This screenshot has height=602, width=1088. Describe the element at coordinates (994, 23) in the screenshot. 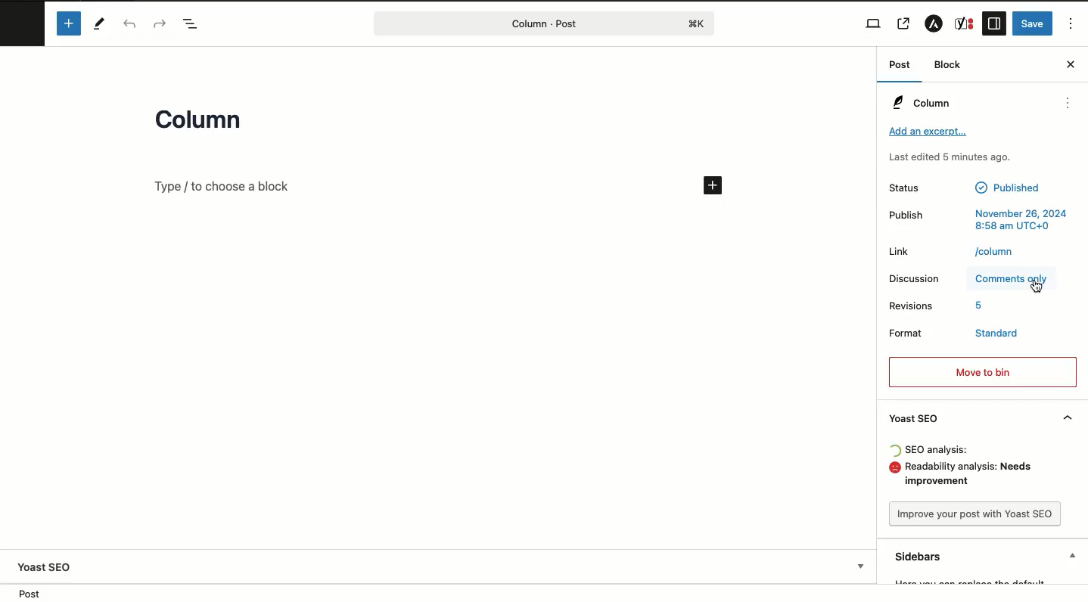

I see `Sidebar` at that location.